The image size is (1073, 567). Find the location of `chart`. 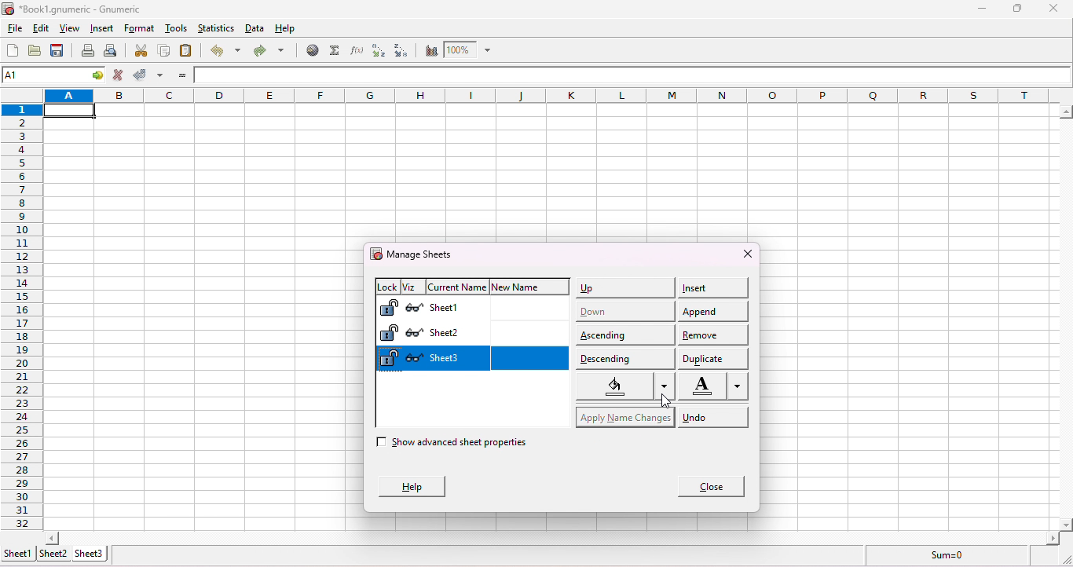

chart is located at coordinates (430, 49).